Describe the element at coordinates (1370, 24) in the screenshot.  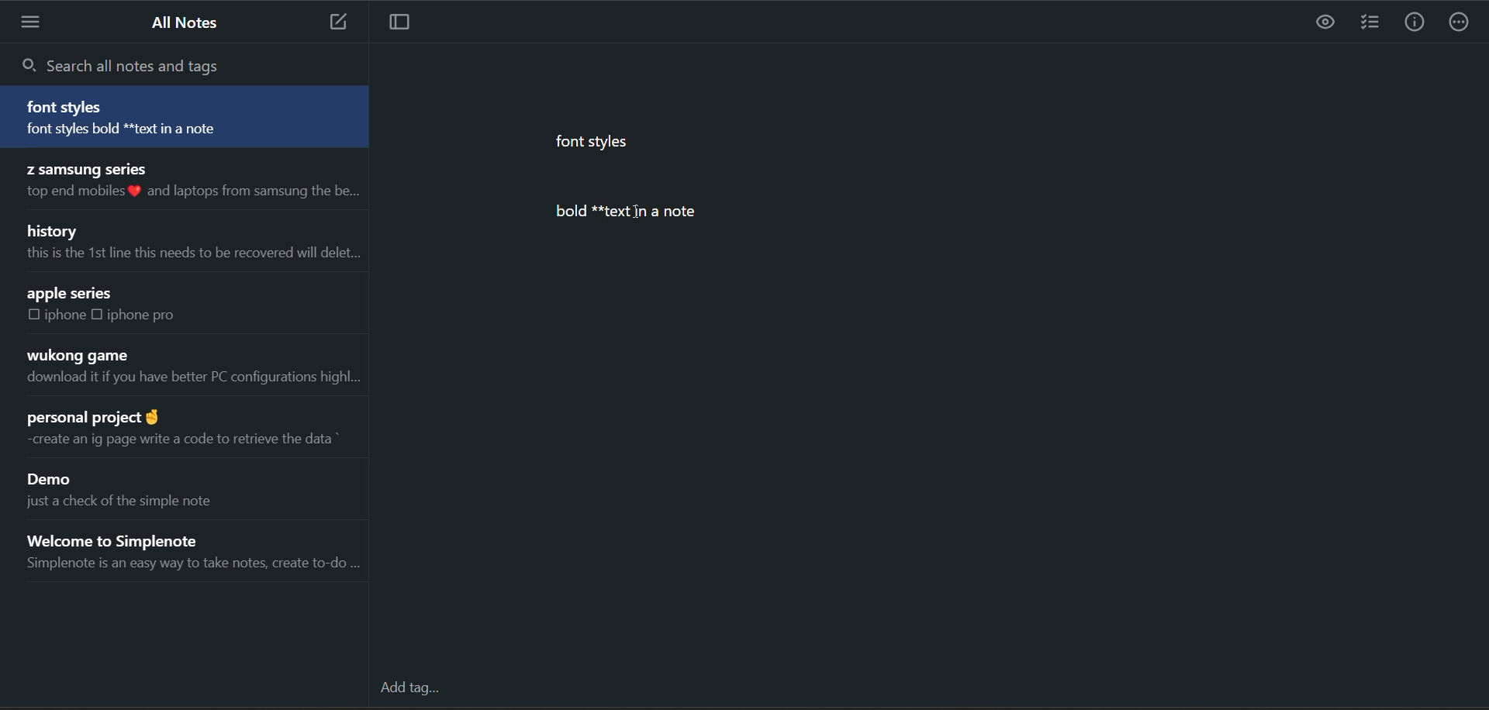
I see `insert checklist` at that location.